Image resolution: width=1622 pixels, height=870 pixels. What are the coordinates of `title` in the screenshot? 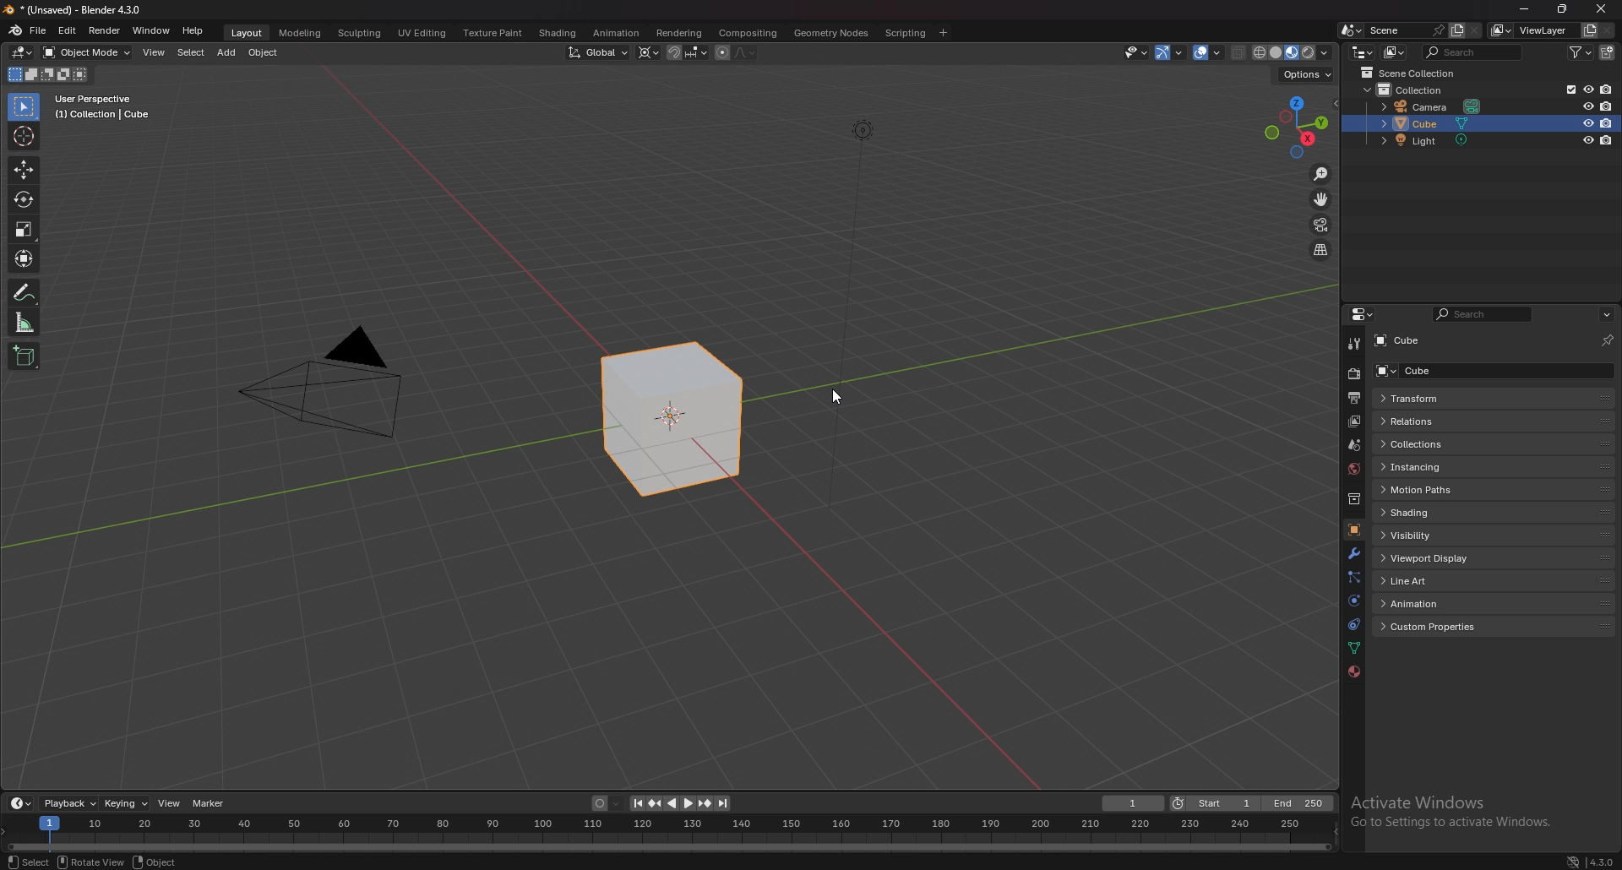 It's located at (76, 9).